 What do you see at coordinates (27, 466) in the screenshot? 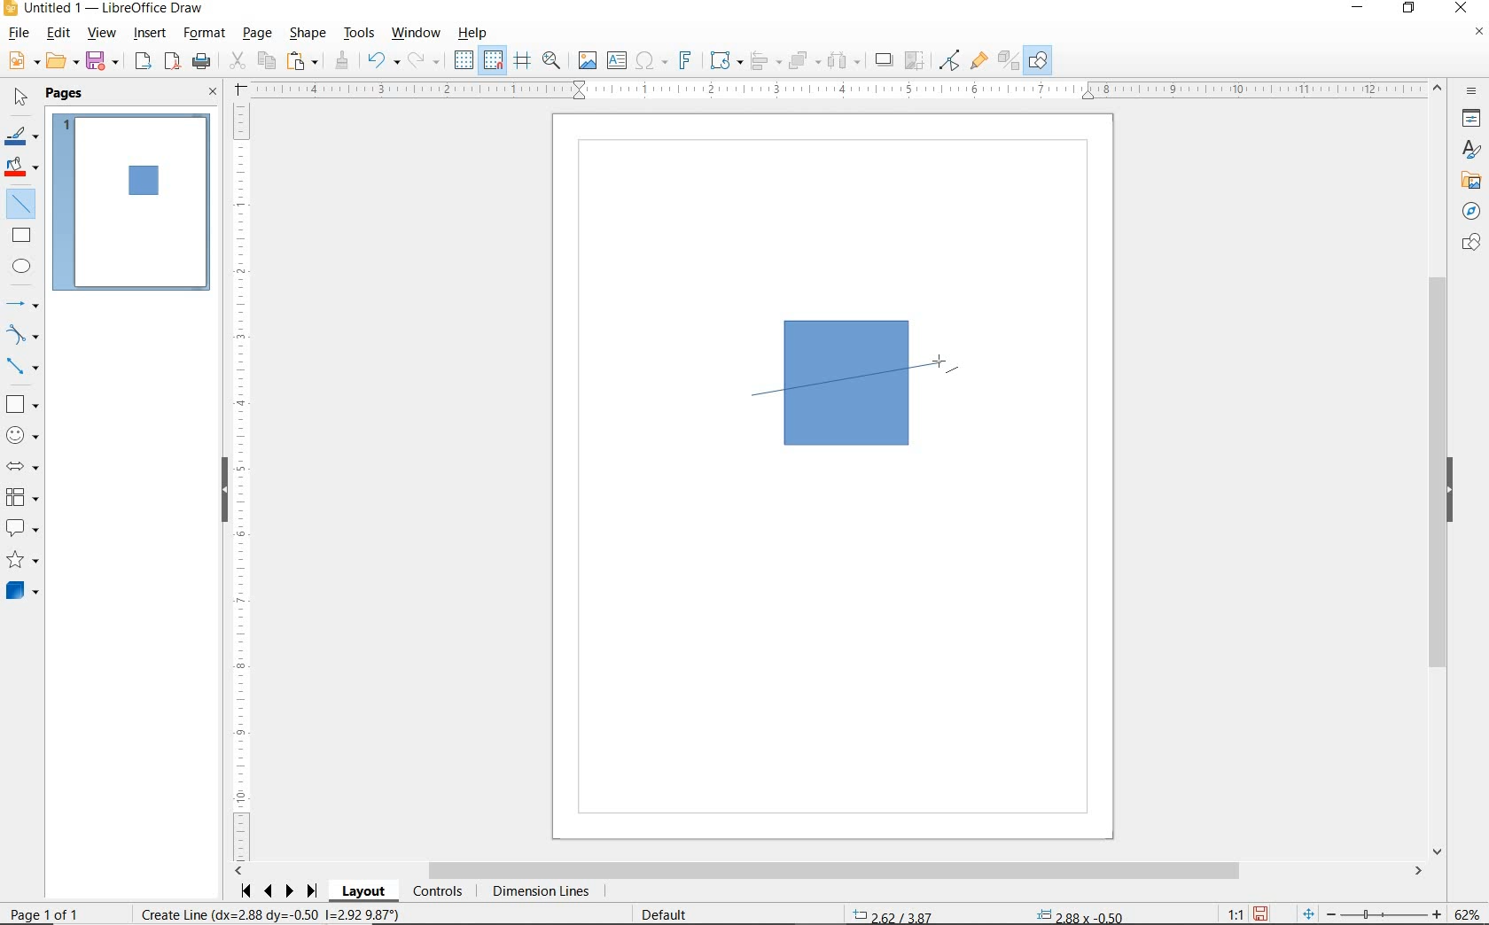
I see `BLOCK ARROWS` at bounding box center [27, 466].